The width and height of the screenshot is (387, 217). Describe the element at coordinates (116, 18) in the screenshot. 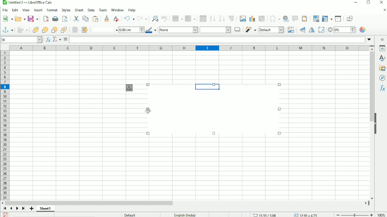

I see `Clear direct formatting` at that location.